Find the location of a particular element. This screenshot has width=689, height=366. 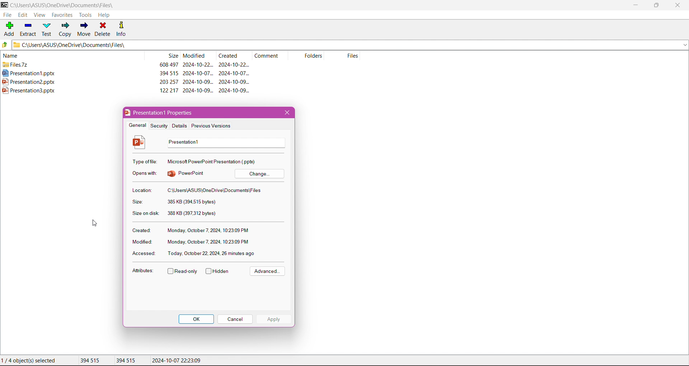

Location: is located at coordinates (143, 190).